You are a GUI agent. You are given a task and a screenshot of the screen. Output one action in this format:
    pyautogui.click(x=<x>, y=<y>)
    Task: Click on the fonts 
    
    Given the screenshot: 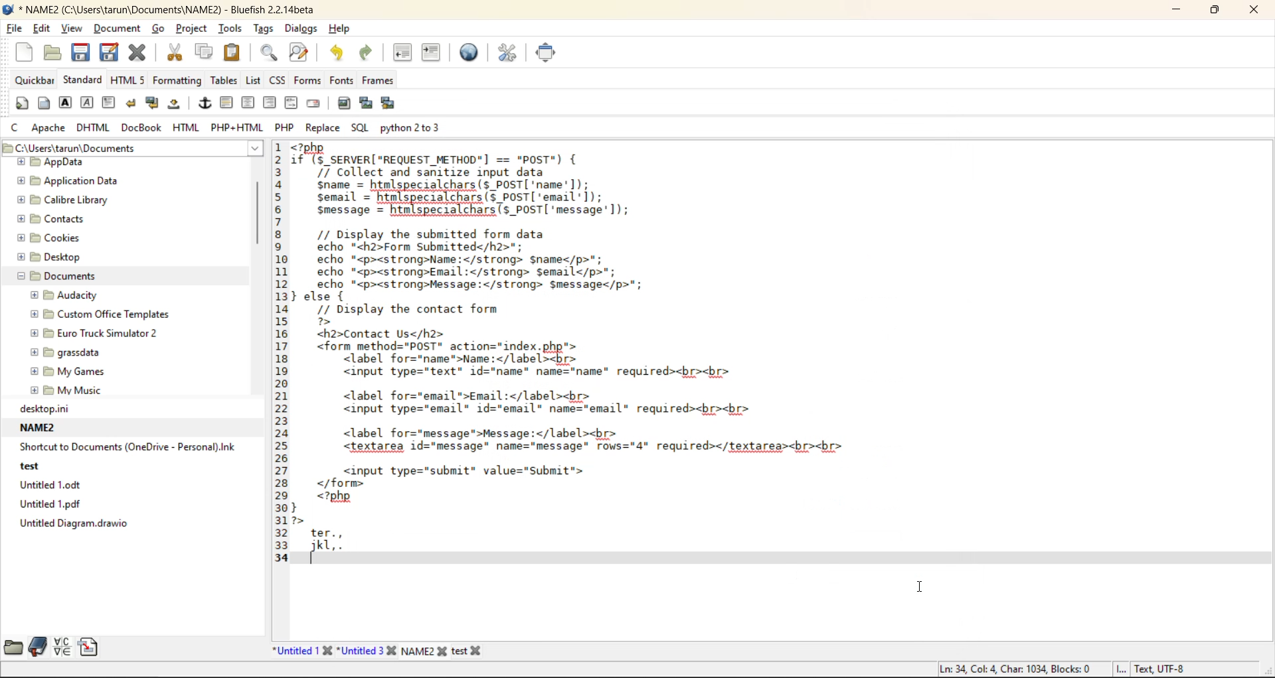 What is the action you would take?
    pyautogui.click(x=341, y=80)
    